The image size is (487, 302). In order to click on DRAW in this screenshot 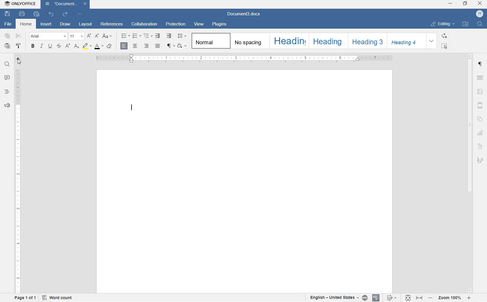, I will do `click(65, 24)`.